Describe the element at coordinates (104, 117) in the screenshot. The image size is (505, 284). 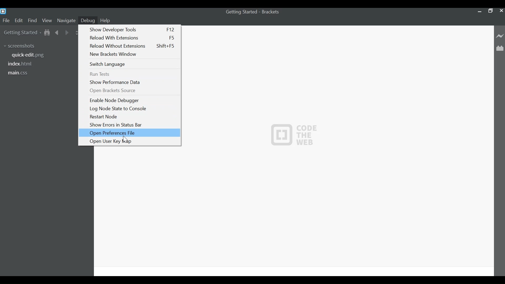
I see `Restart Node` at that location.